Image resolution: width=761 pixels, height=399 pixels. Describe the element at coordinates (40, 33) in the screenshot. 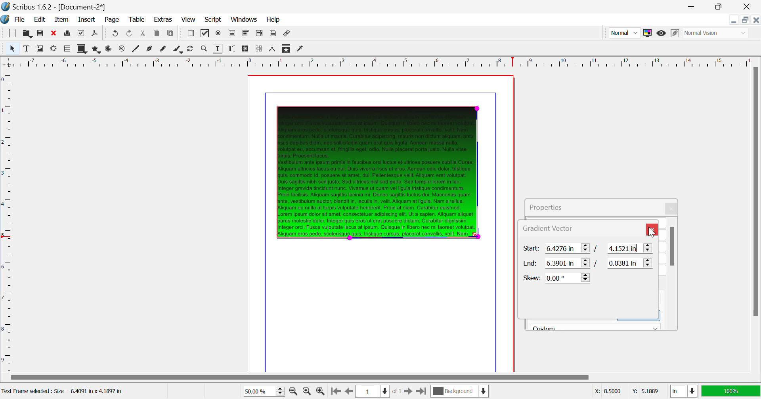

I see `Save` at that location.